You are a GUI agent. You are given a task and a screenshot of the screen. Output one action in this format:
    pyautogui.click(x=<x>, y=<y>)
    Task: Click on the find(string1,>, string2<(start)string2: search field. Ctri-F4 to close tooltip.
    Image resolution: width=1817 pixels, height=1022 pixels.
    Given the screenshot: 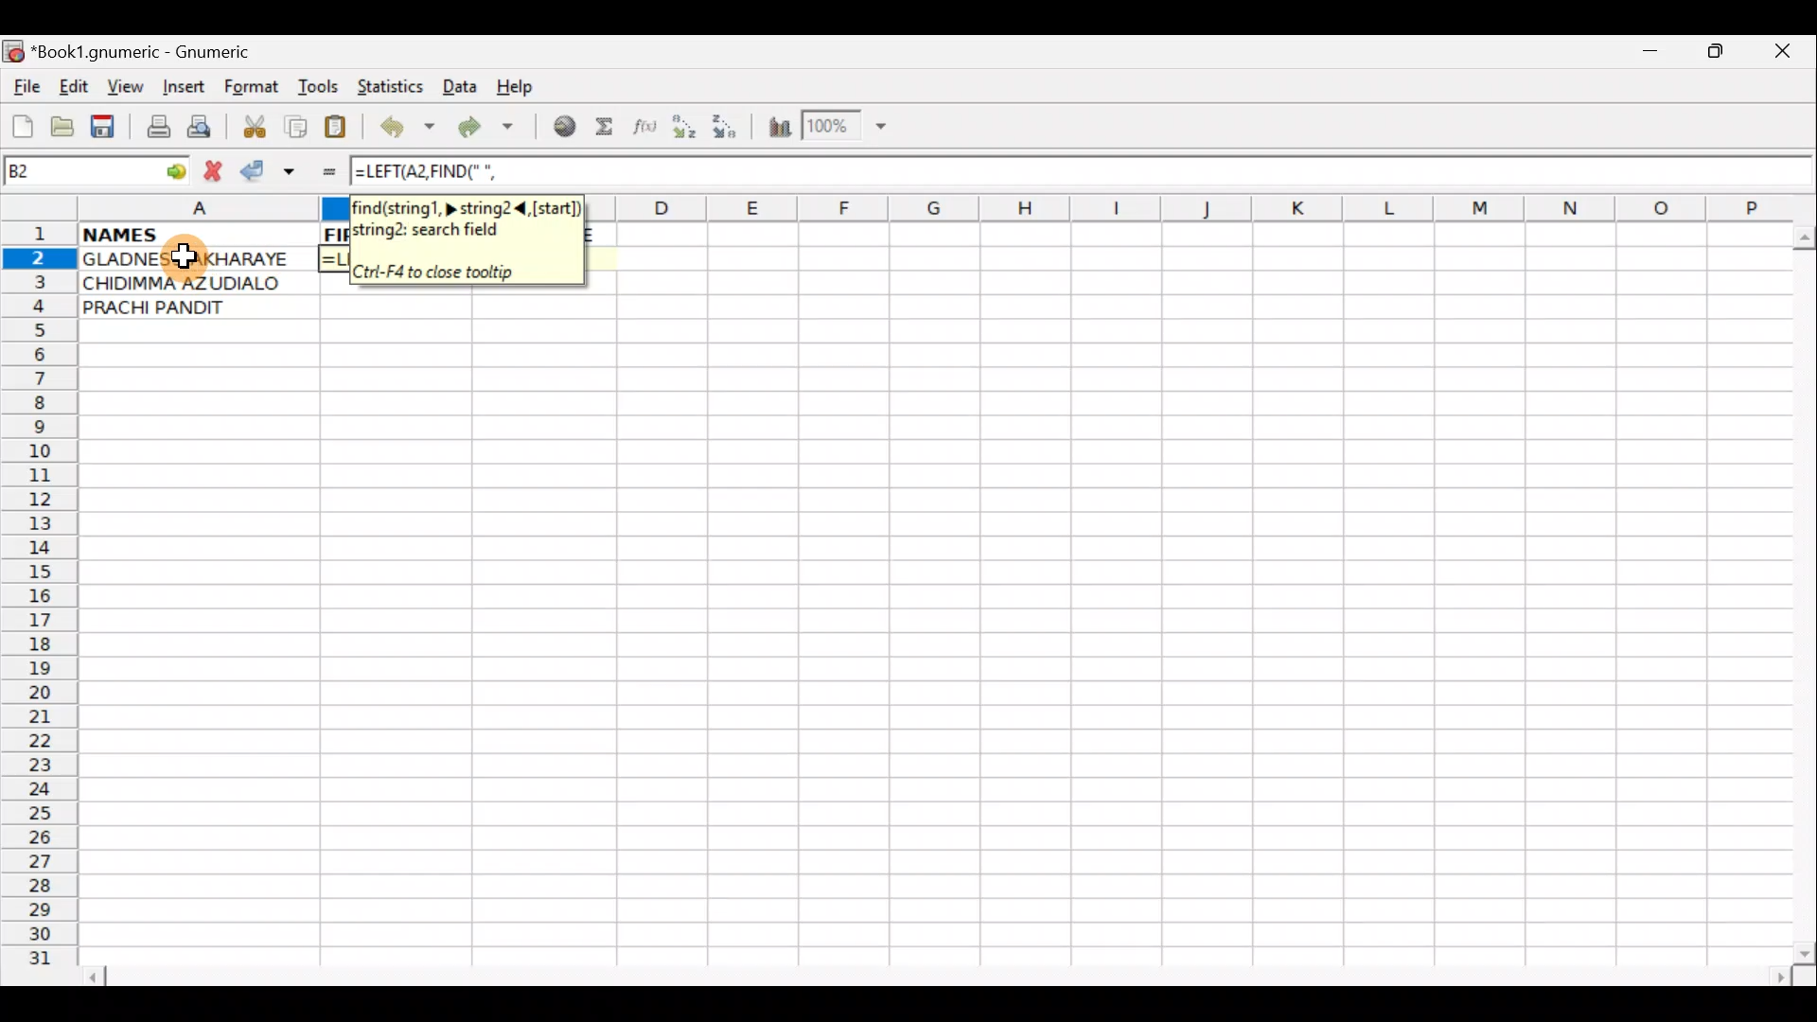 What is the action you would take?
    pyautogui.click(x=467, y=241)
    